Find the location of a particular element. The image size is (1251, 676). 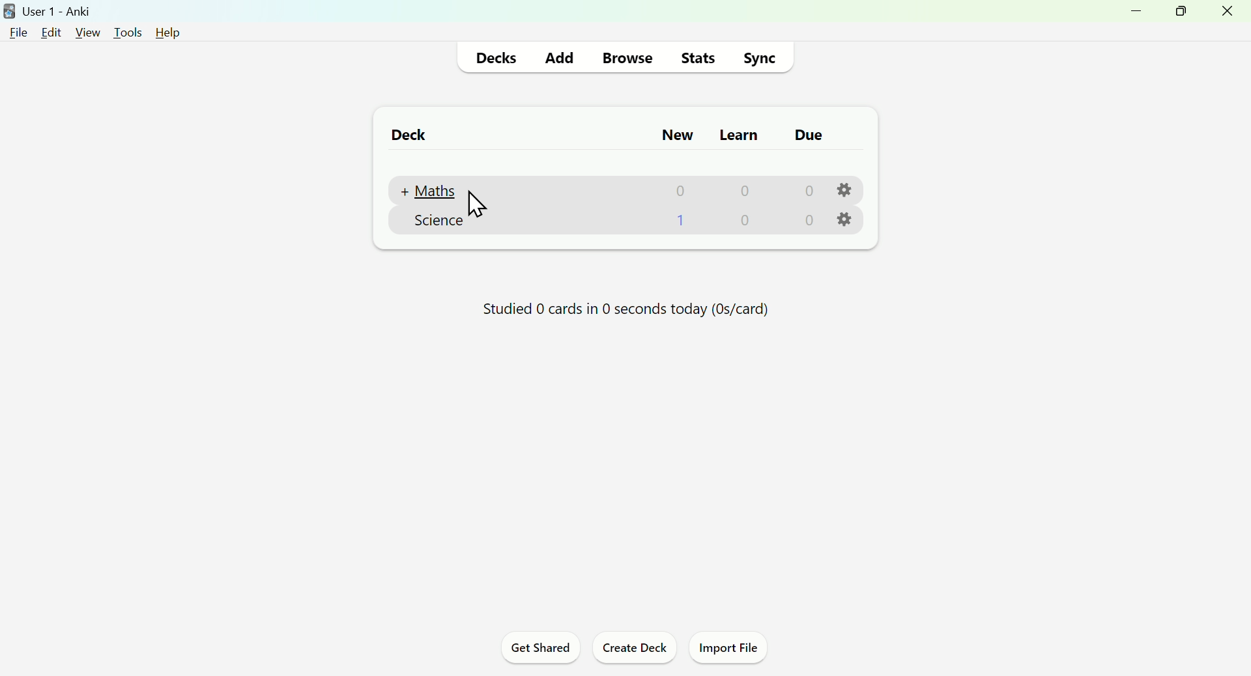

Studied 0 cards in 0 seconds today (Os/card) is located at coordinates (624, 313).